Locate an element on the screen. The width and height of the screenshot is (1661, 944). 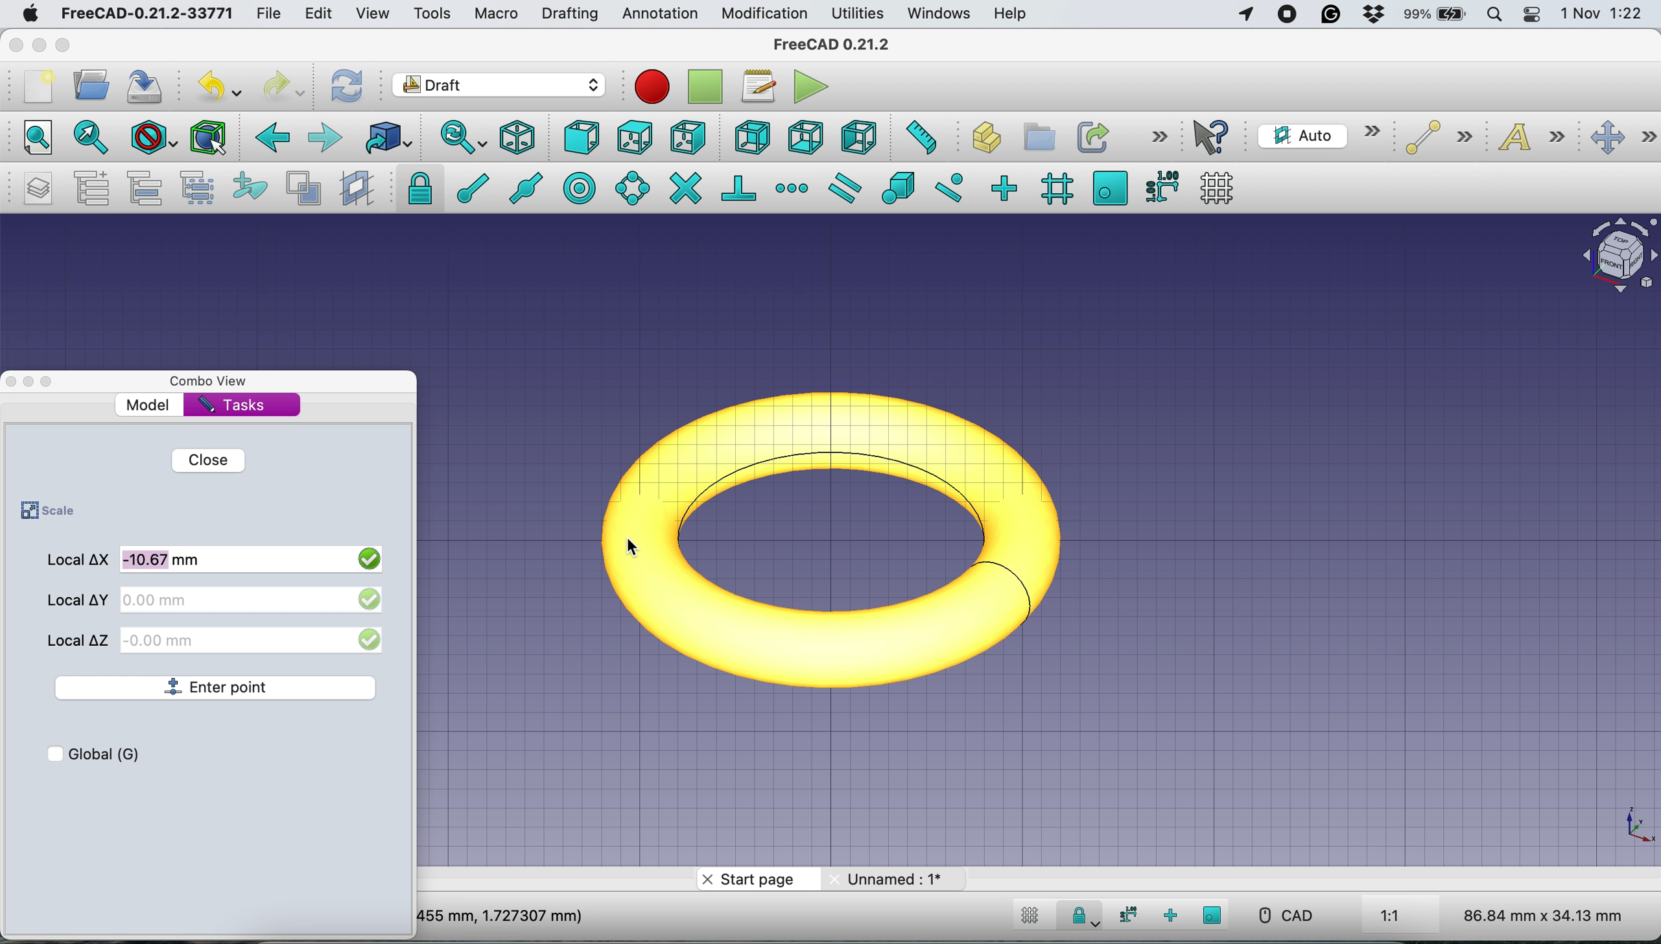
snap working plane is located at coordinates (1213, 915).